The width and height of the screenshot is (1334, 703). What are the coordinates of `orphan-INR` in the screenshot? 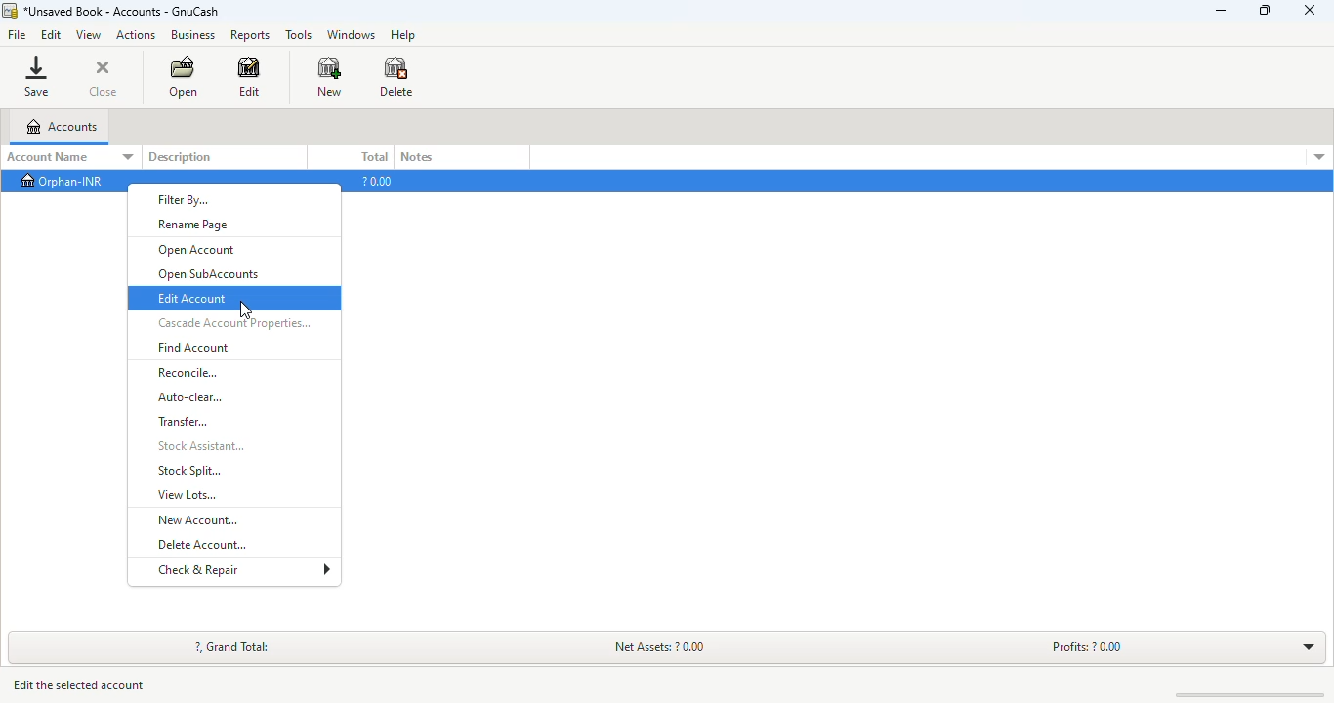 It's located at (63, 181).